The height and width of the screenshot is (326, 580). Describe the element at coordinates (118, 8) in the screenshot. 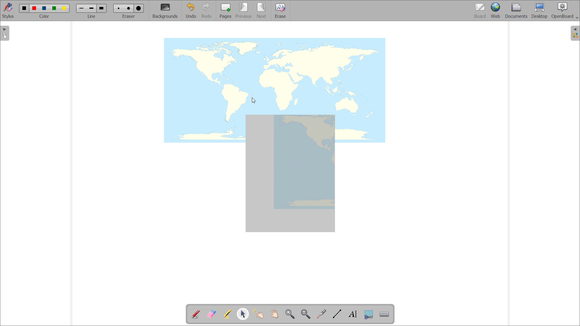

I see `small` at that location.